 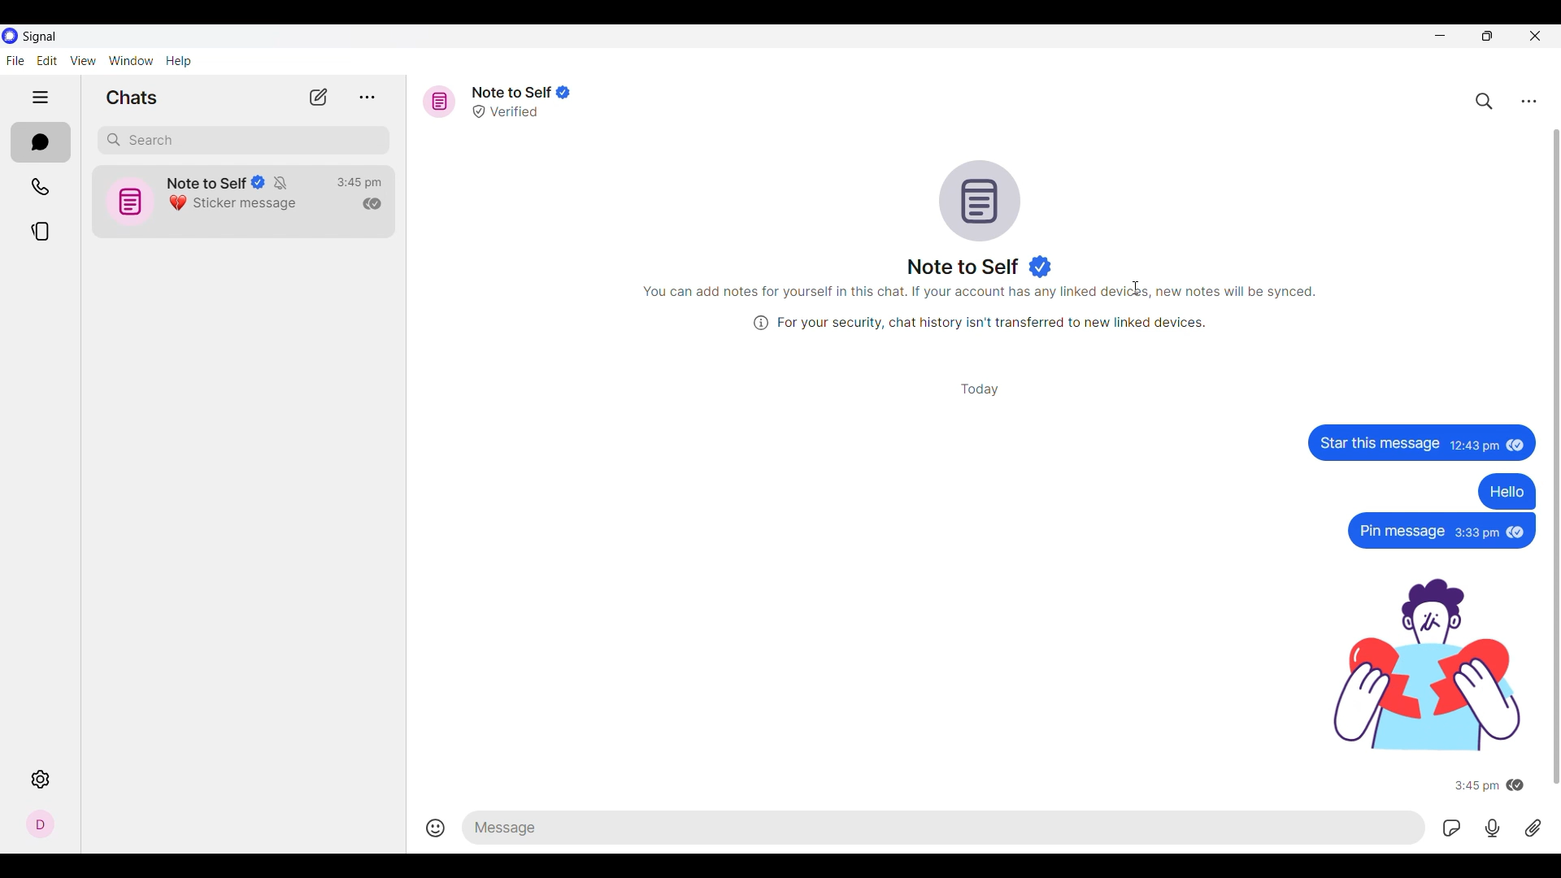 I want to click on Help menu, so click(x=179, y=62).